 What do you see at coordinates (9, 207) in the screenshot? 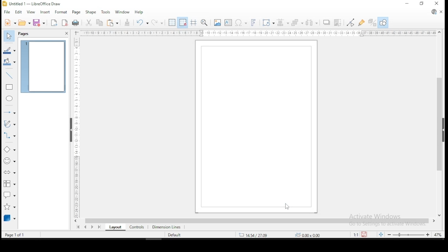
I see `stars and banners` at bounding box center [9, 207].